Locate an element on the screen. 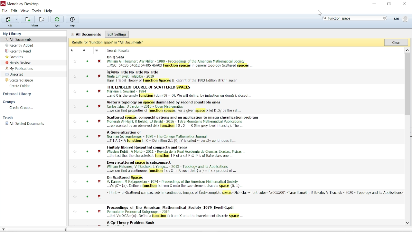 Image resolution: width=412 pixels, height=232 pixels. Proceedings of the American Mathematical Society 1979 Ewell-1.pdf Permutable Pronormol Suboroups 2016at TCA eT, Defines RGREEiOR x from X onto the two-elemant discrete GH is located at coordinates (244, 211).